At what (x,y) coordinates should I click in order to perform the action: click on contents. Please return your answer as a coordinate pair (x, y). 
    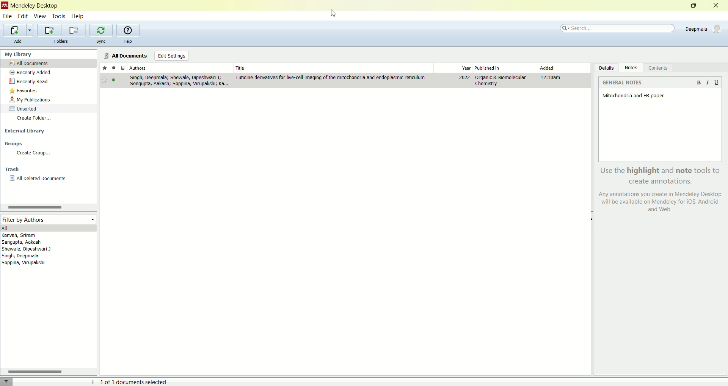
    Looking at the image, I should click on (660, 67).